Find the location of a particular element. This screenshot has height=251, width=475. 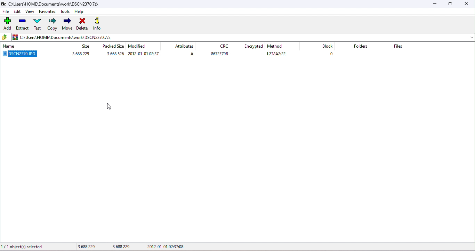

attributes is located at coordinates (185, 46).